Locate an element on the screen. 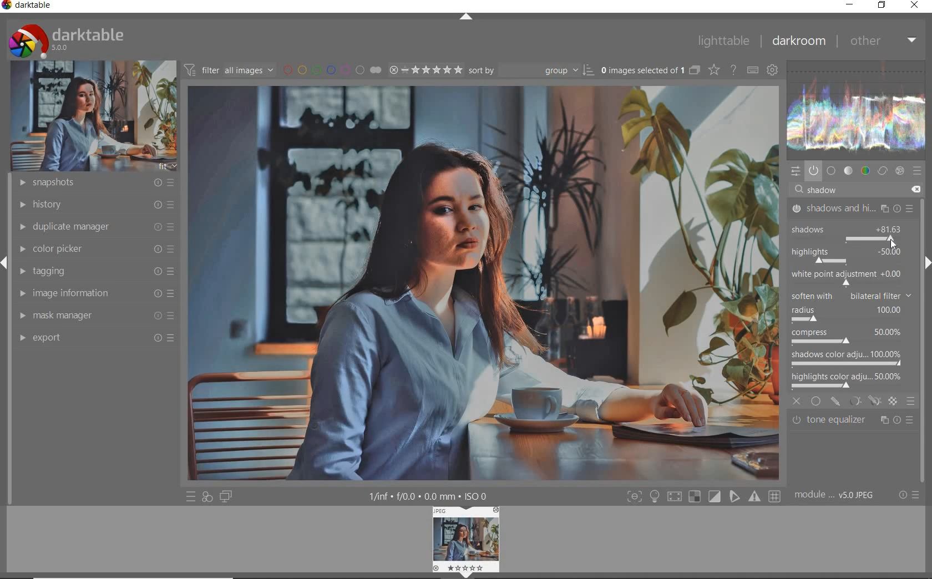  tone equalizer is located at coordinates (853, 422).